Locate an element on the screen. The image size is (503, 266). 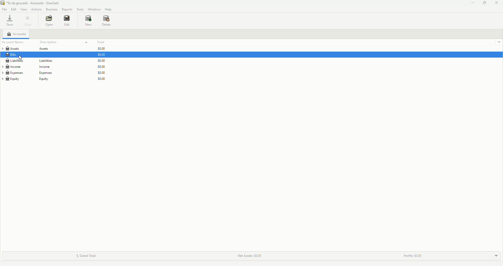
Open is located at coordinates (49, 21).